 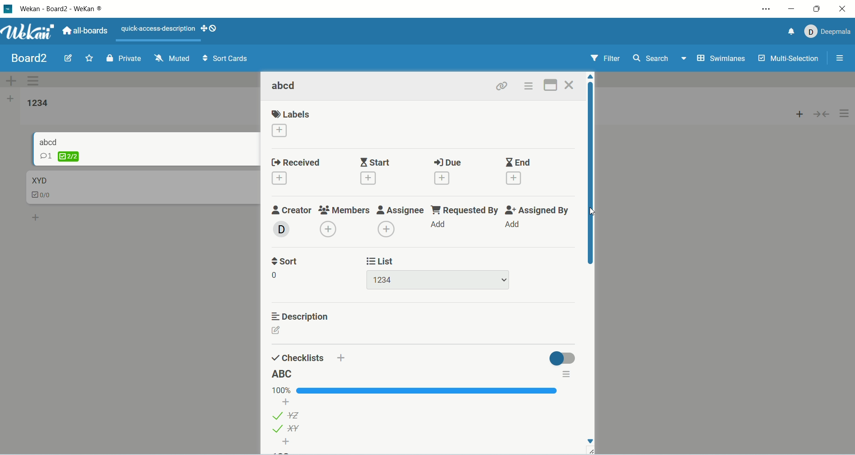 What do you see at coordinates (661, 59) in the screenshot?
I see `search` at bounding box center [661, 59].